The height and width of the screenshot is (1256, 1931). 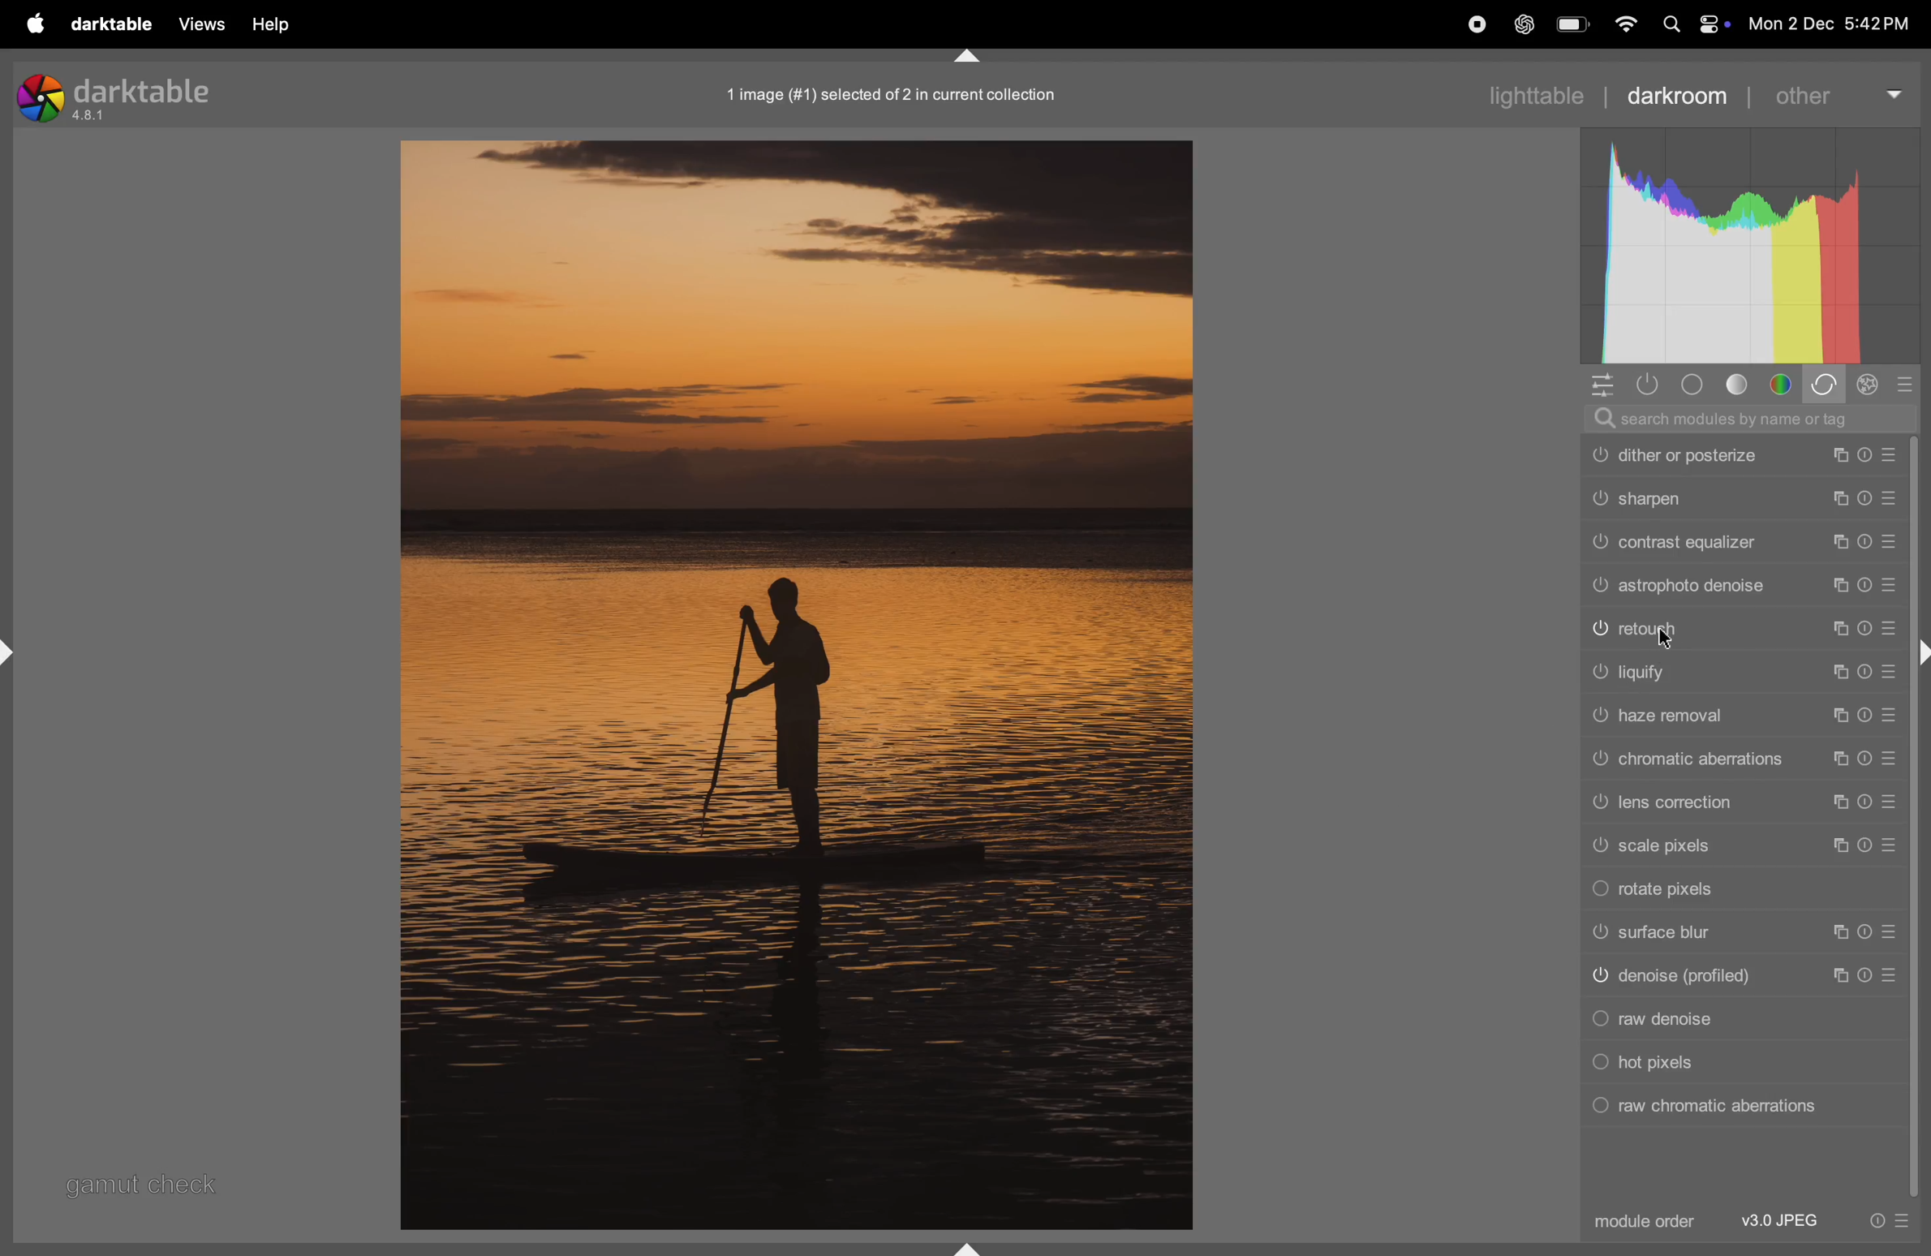 I want to click on astrophoto denoise, so click(x=1610, y=587).